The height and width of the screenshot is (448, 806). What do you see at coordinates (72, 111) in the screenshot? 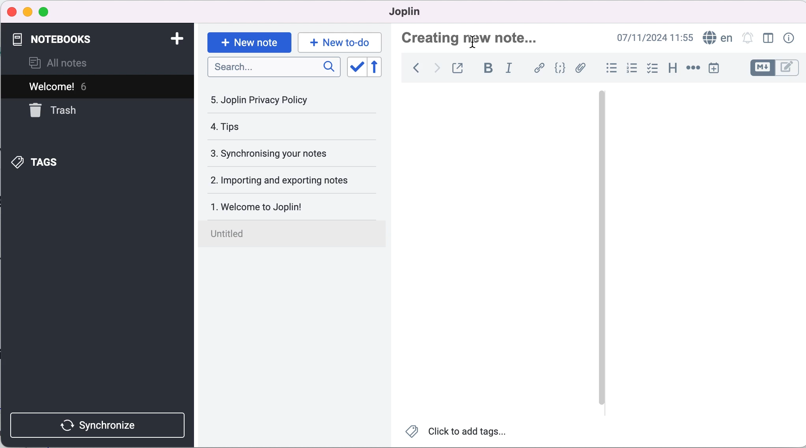
I see `trash` at bounding box center [72, 111].